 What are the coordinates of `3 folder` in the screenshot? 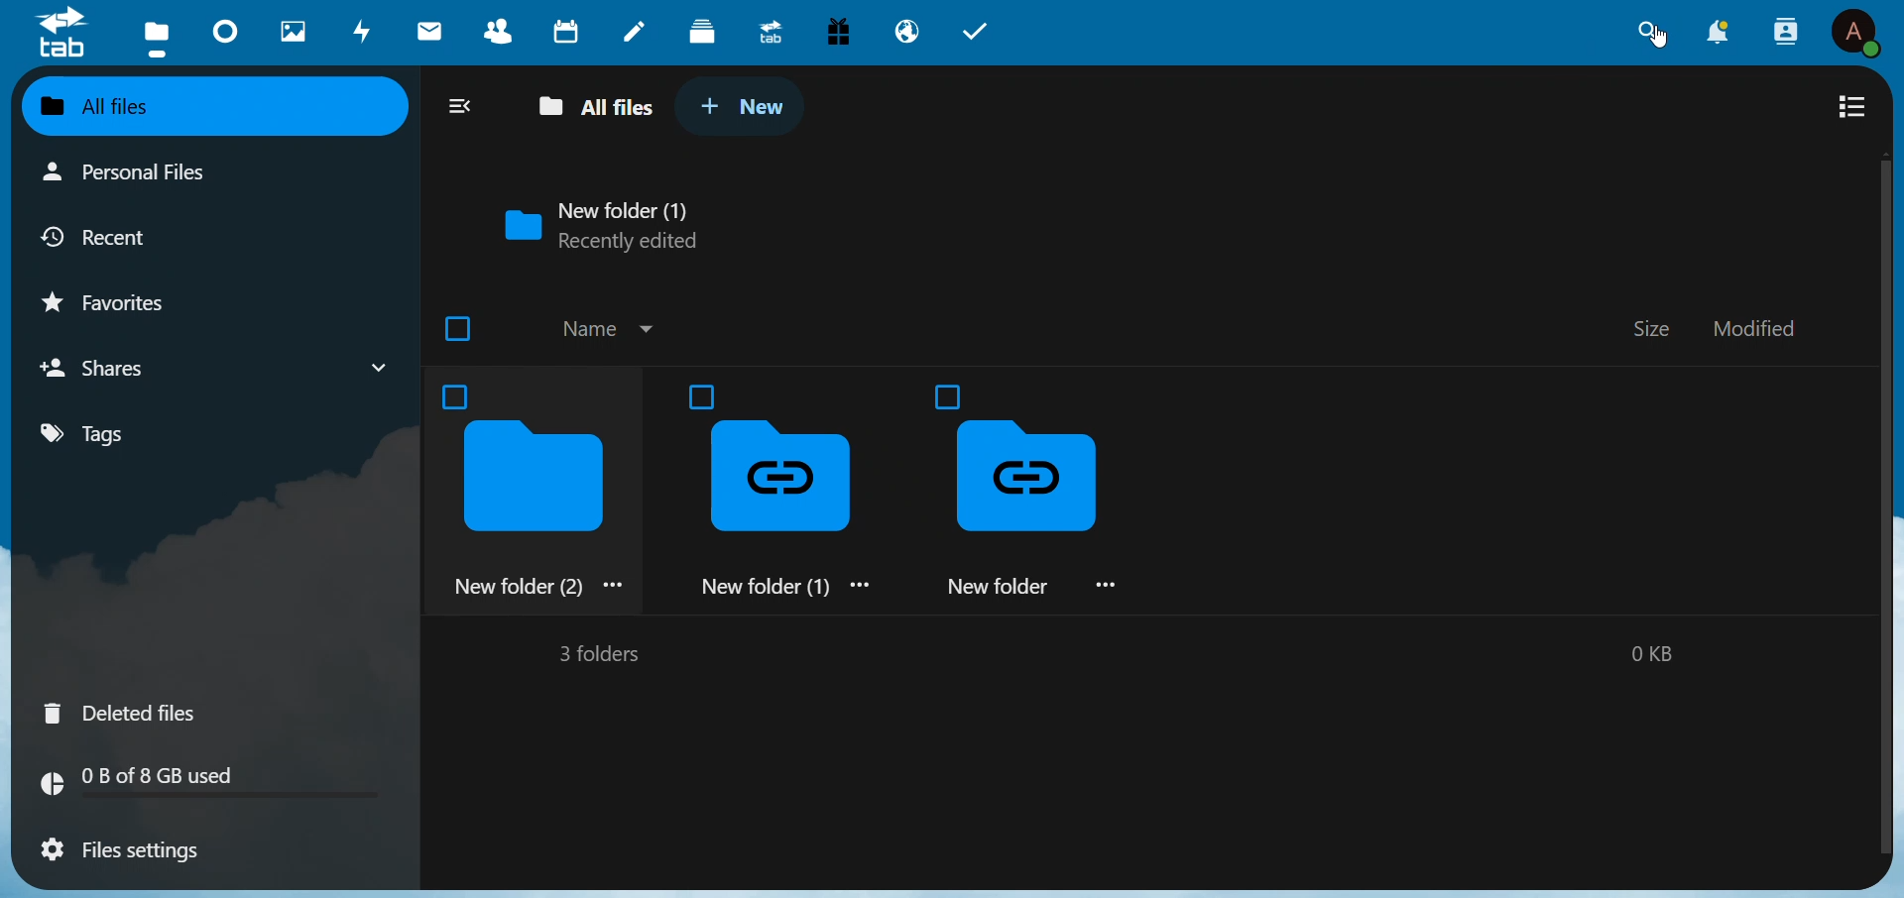 It's located at (613, 653).